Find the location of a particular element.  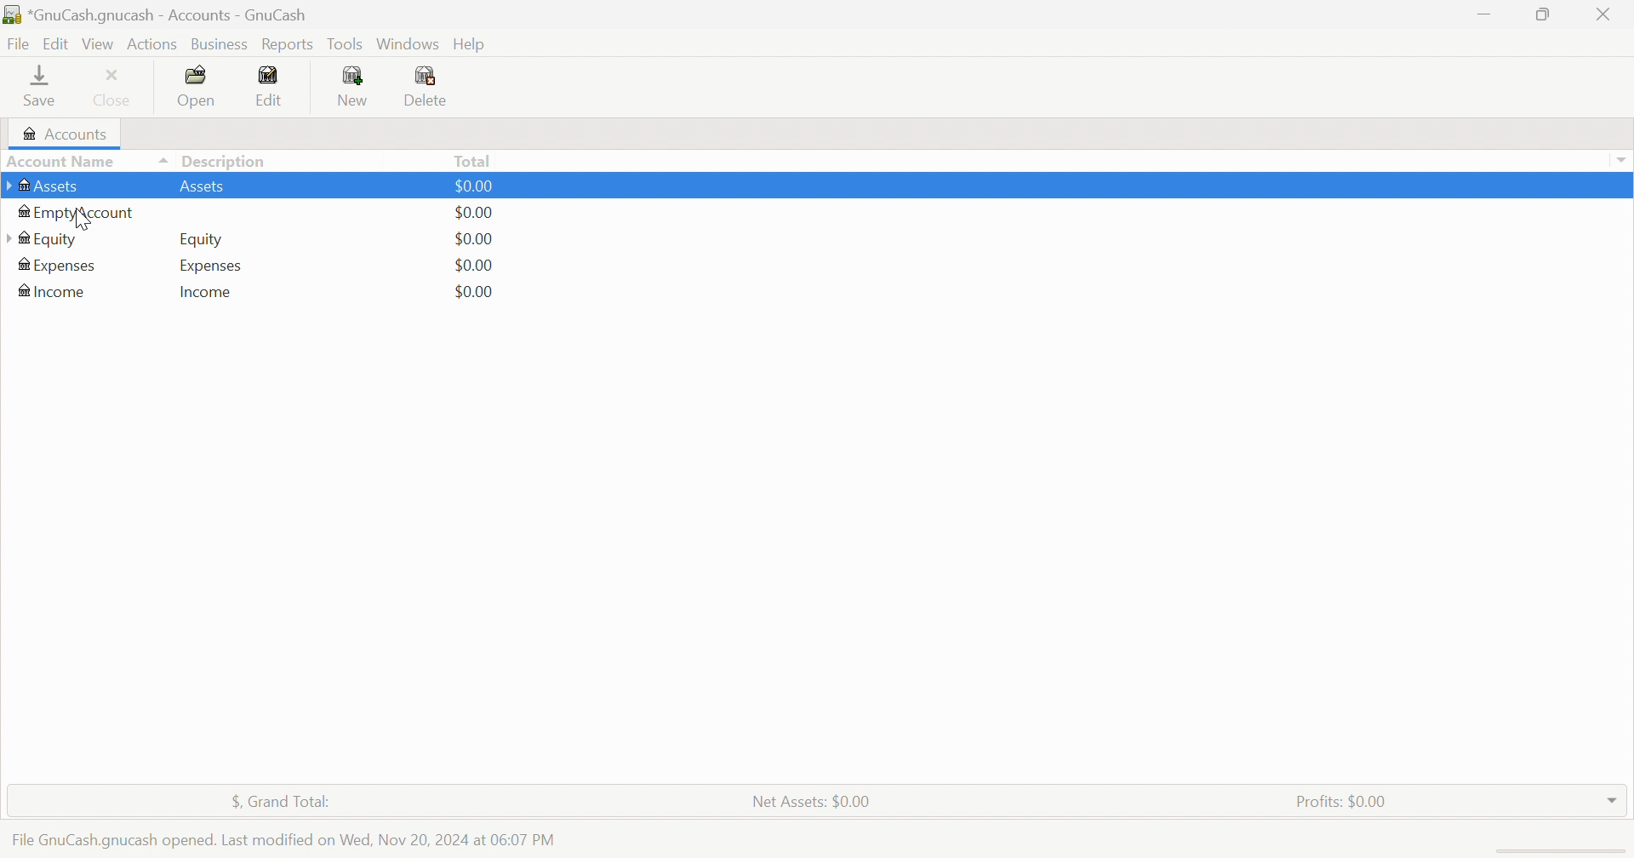

Edit is located at coordinates (59, 44).